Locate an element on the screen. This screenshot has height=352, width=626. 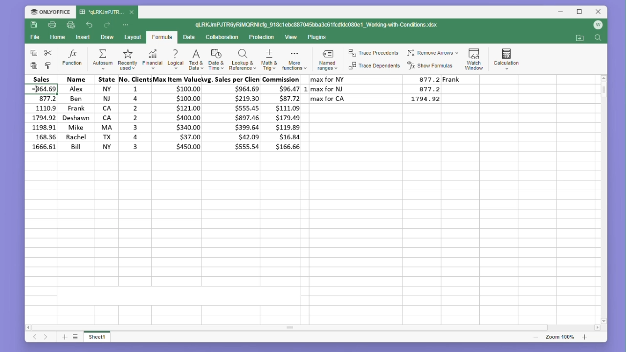
Logical is located at coordinates (175, 59).